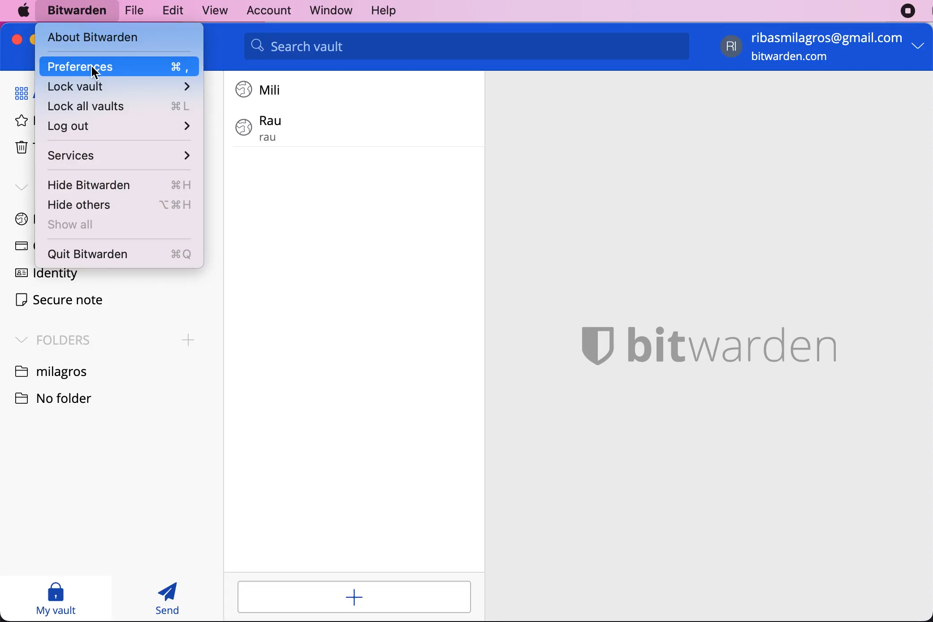  I want to click on all items, so click(19, 93).